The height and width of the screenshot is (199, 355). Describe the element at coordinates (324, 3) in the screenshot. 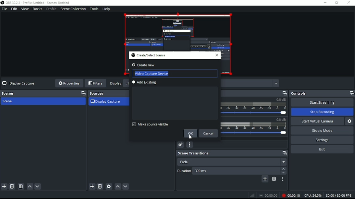

I see `Minimize` at that location.